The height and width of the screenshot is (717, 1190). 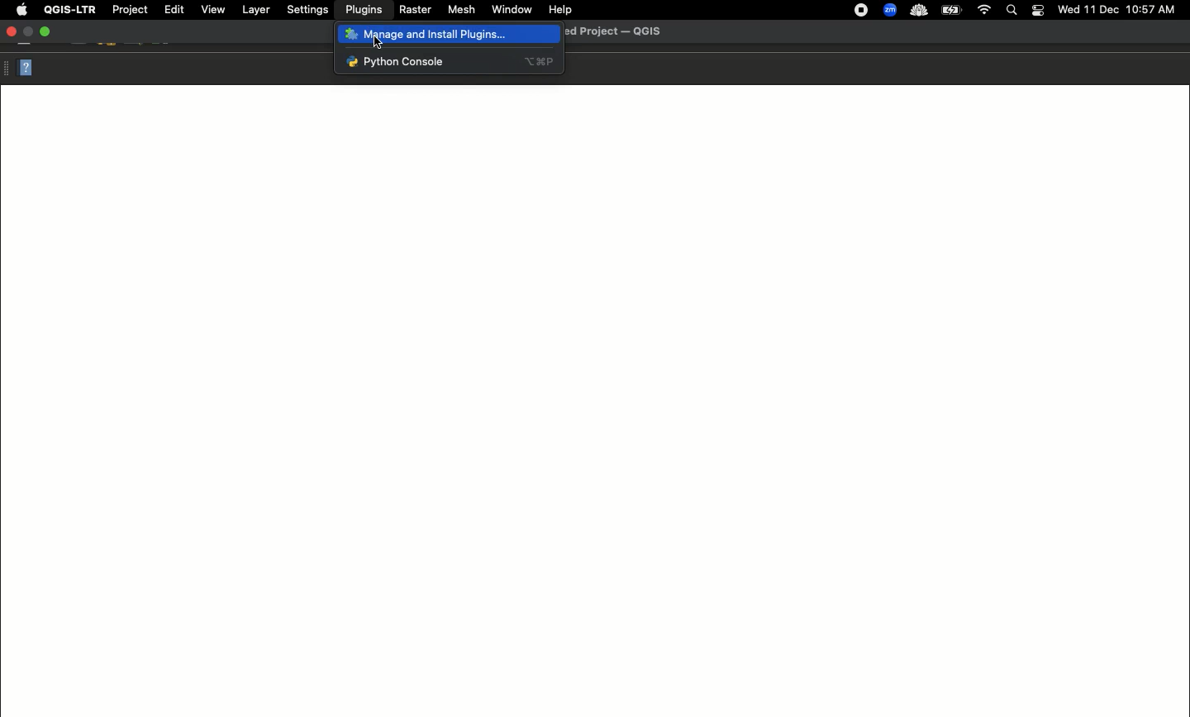 I want to click on Window, so click(x=511, y=9).